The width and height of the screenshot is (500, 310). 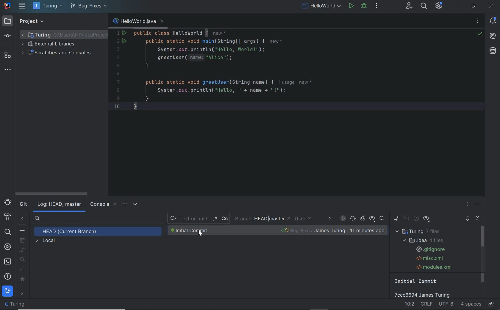 I want to click on database, so click(x=493, y=51).